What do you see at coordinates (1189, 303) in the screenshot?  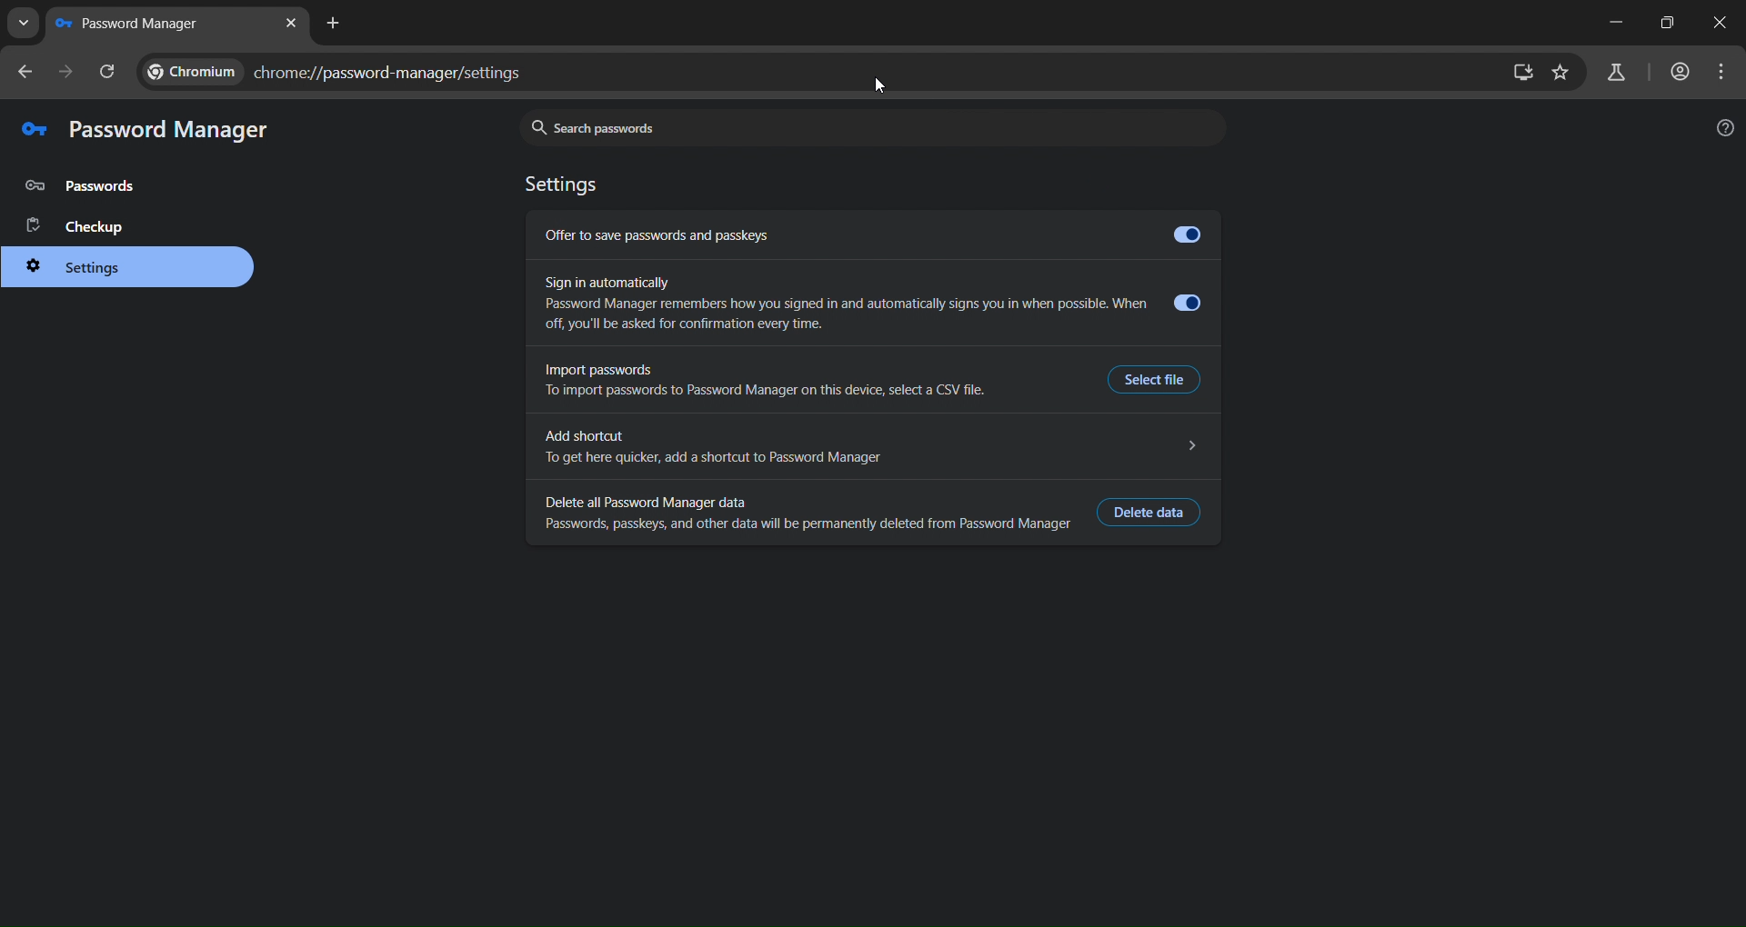 I see `Toggle` at bounding box center [1189, 303].